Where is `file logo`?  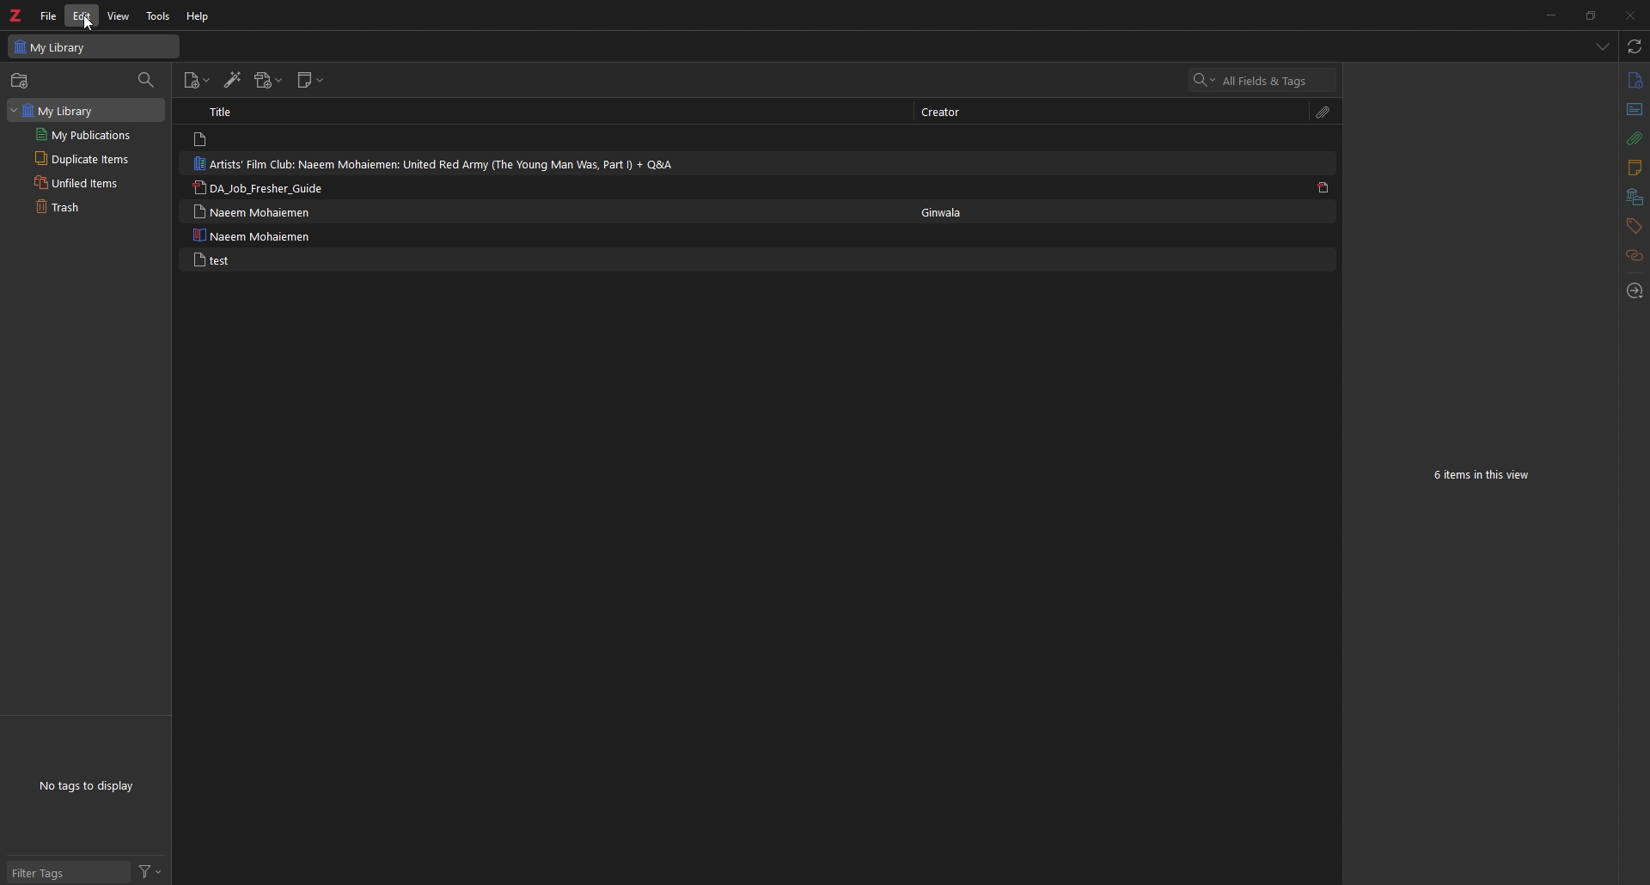
file logo is located at coordinates (202, 139).